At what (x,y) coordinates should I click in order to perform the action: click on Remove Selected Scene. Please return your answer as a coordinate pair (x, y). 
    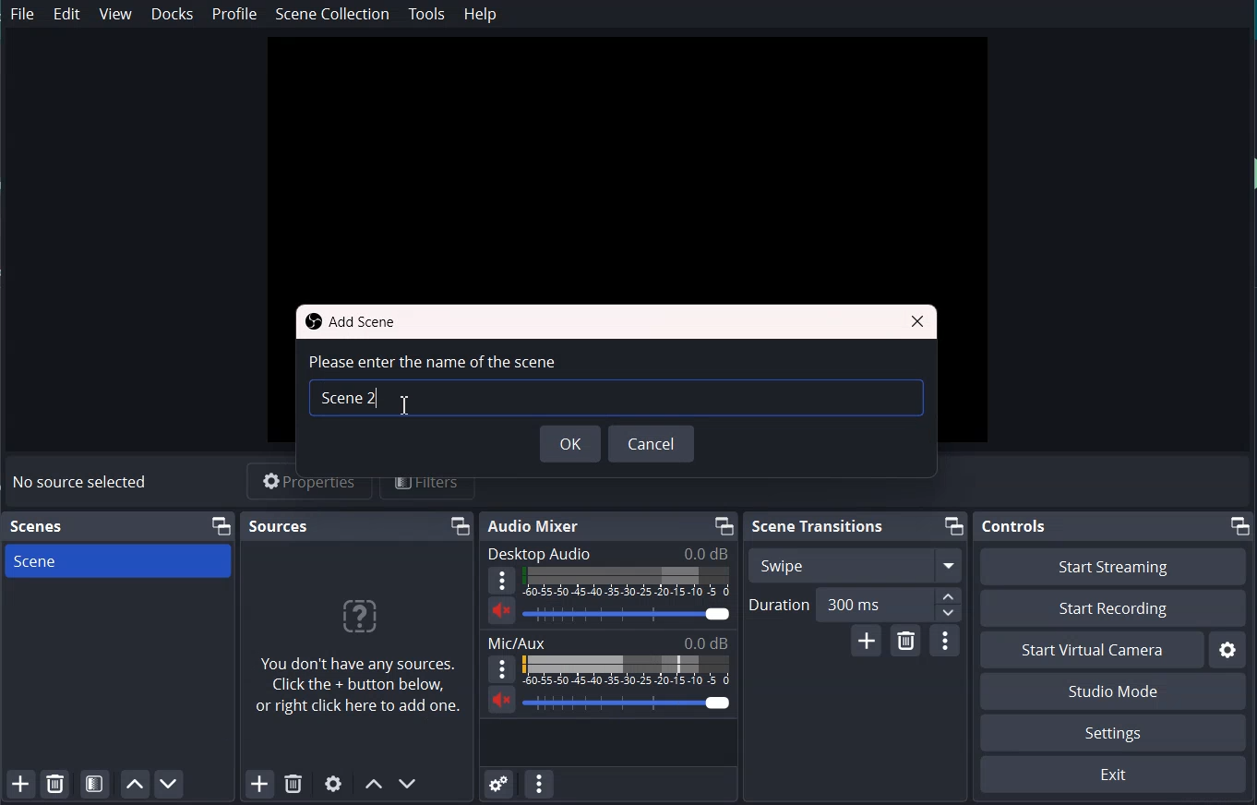
    Looking at the image, I should click on (55, 783).